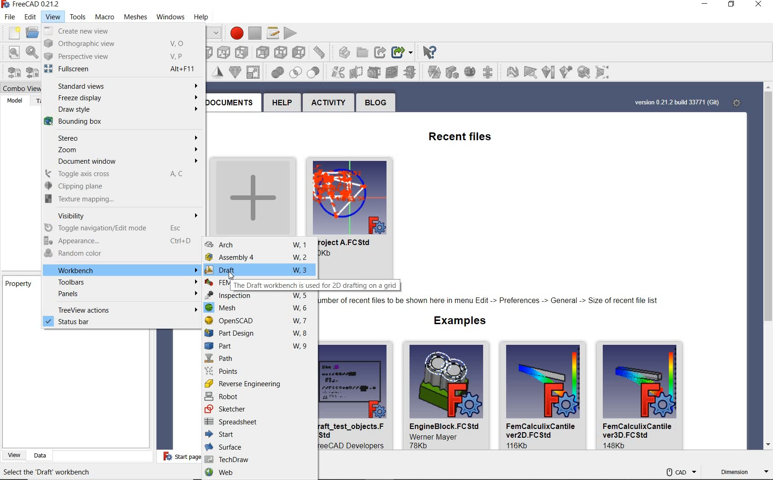 This screenshot has height=480, width=773. What do you see at coordinates (10, 17) in the screenshot?
I see `file` at bounding box center [10, 17].